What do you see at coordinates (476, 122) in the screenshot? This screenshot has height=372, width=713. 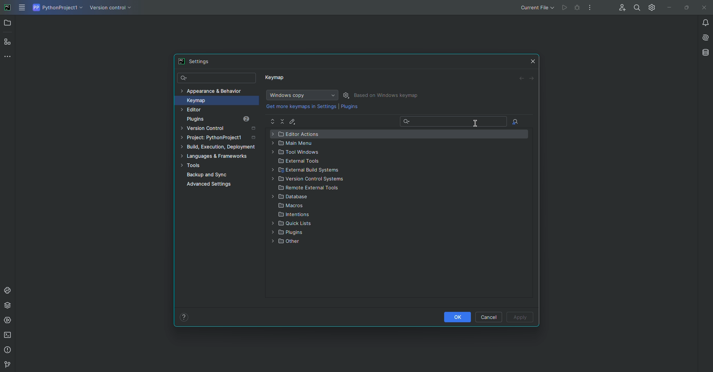 I see `Cursor` at bounding box center [476, 122].